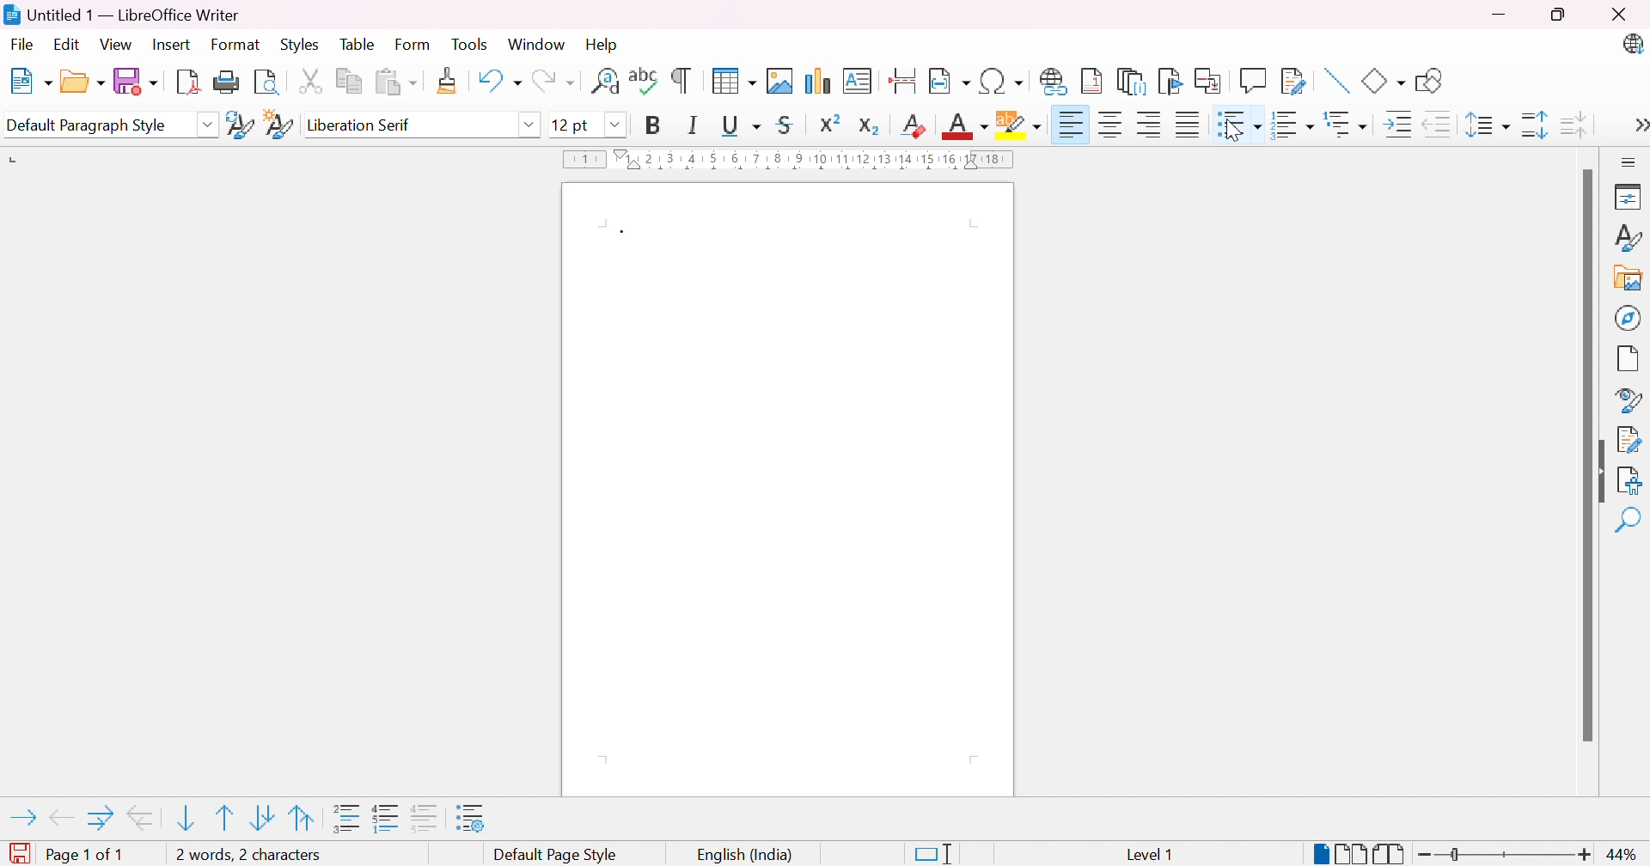  What do you see at coordinates (1536, 126) in the screenshot?
I see `Increase paragraph spacing` at bounding box center [1536, 126].